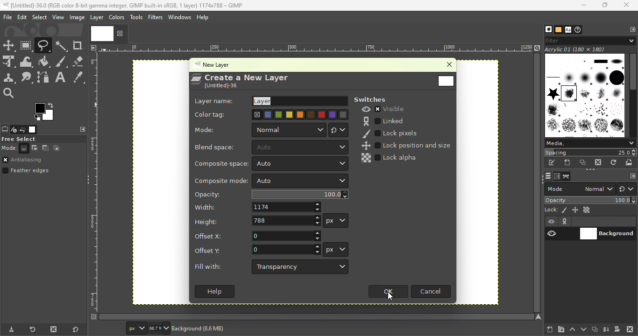  What do you see at coordinates (582, 329) in the screenshot?
I see `Move this layer to the bottom of the layer stack` at bounding box center [582, 329].